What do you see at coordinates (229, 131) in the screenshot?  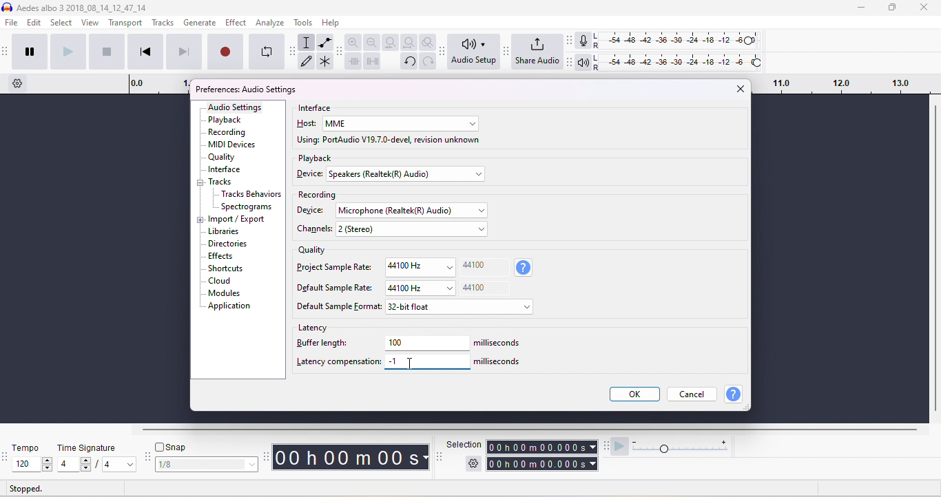 I see `recording` at bounding box center [229, 131].